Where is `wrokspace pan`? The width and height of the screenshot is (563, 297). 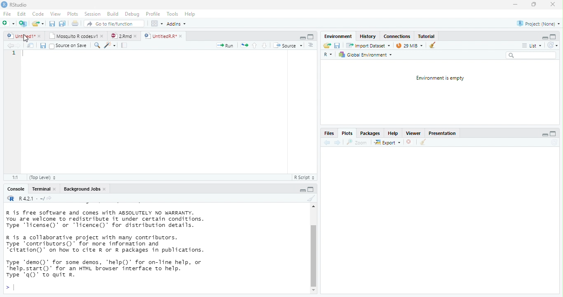 wrokspace pan is located at coordinates (156, 24).